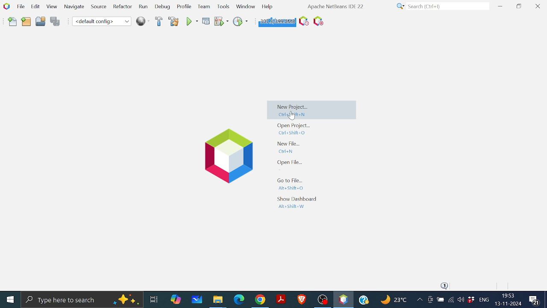 The width and height of the screenshot is (547, 308). I want to click on languge, so click(484, 300).